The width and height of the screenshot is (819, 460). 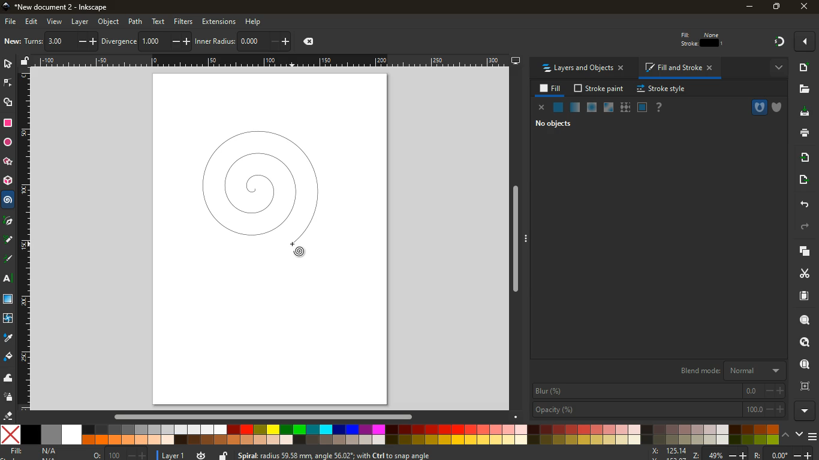 What do you see at coordinates (575, 108) in the screenshot?
I see `opacity` at bounding box center [575, 108].